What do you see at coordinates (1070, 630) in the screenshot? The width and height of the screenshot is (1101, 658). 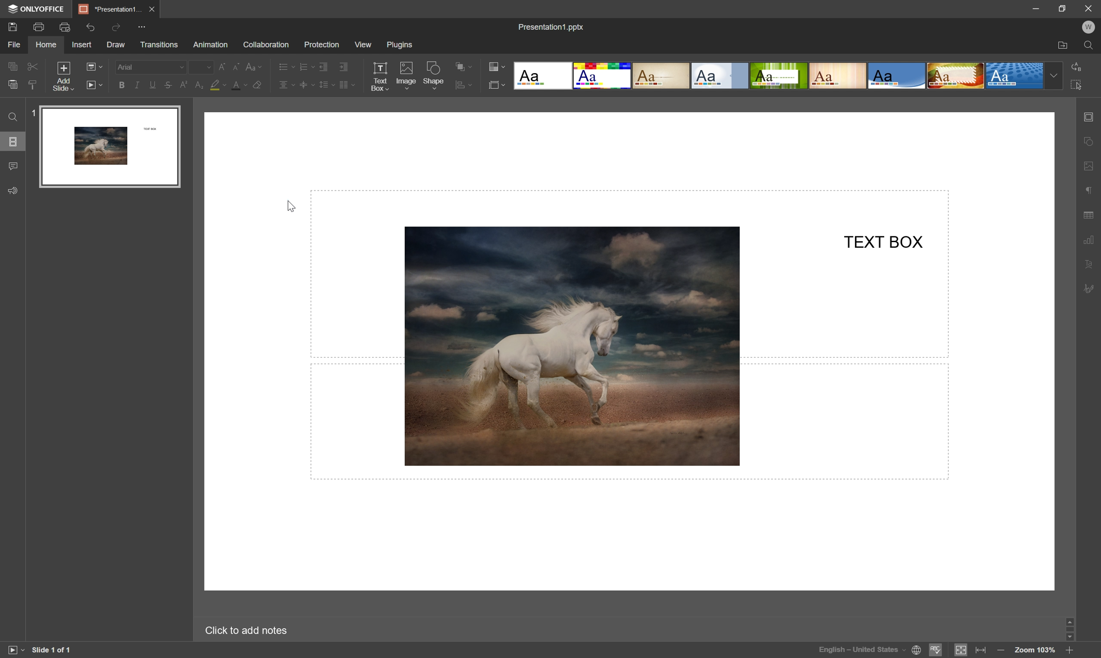 I see `scroll` at bounding box center [1070, 630].